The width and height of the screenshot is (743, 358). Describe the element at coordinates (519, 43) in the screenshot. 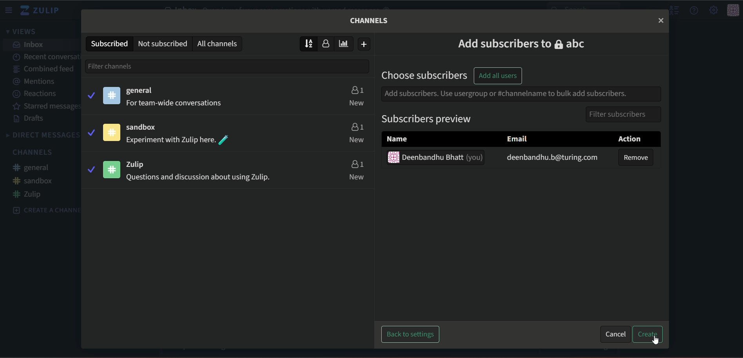

I see `add a subscribers to abc` at that location.